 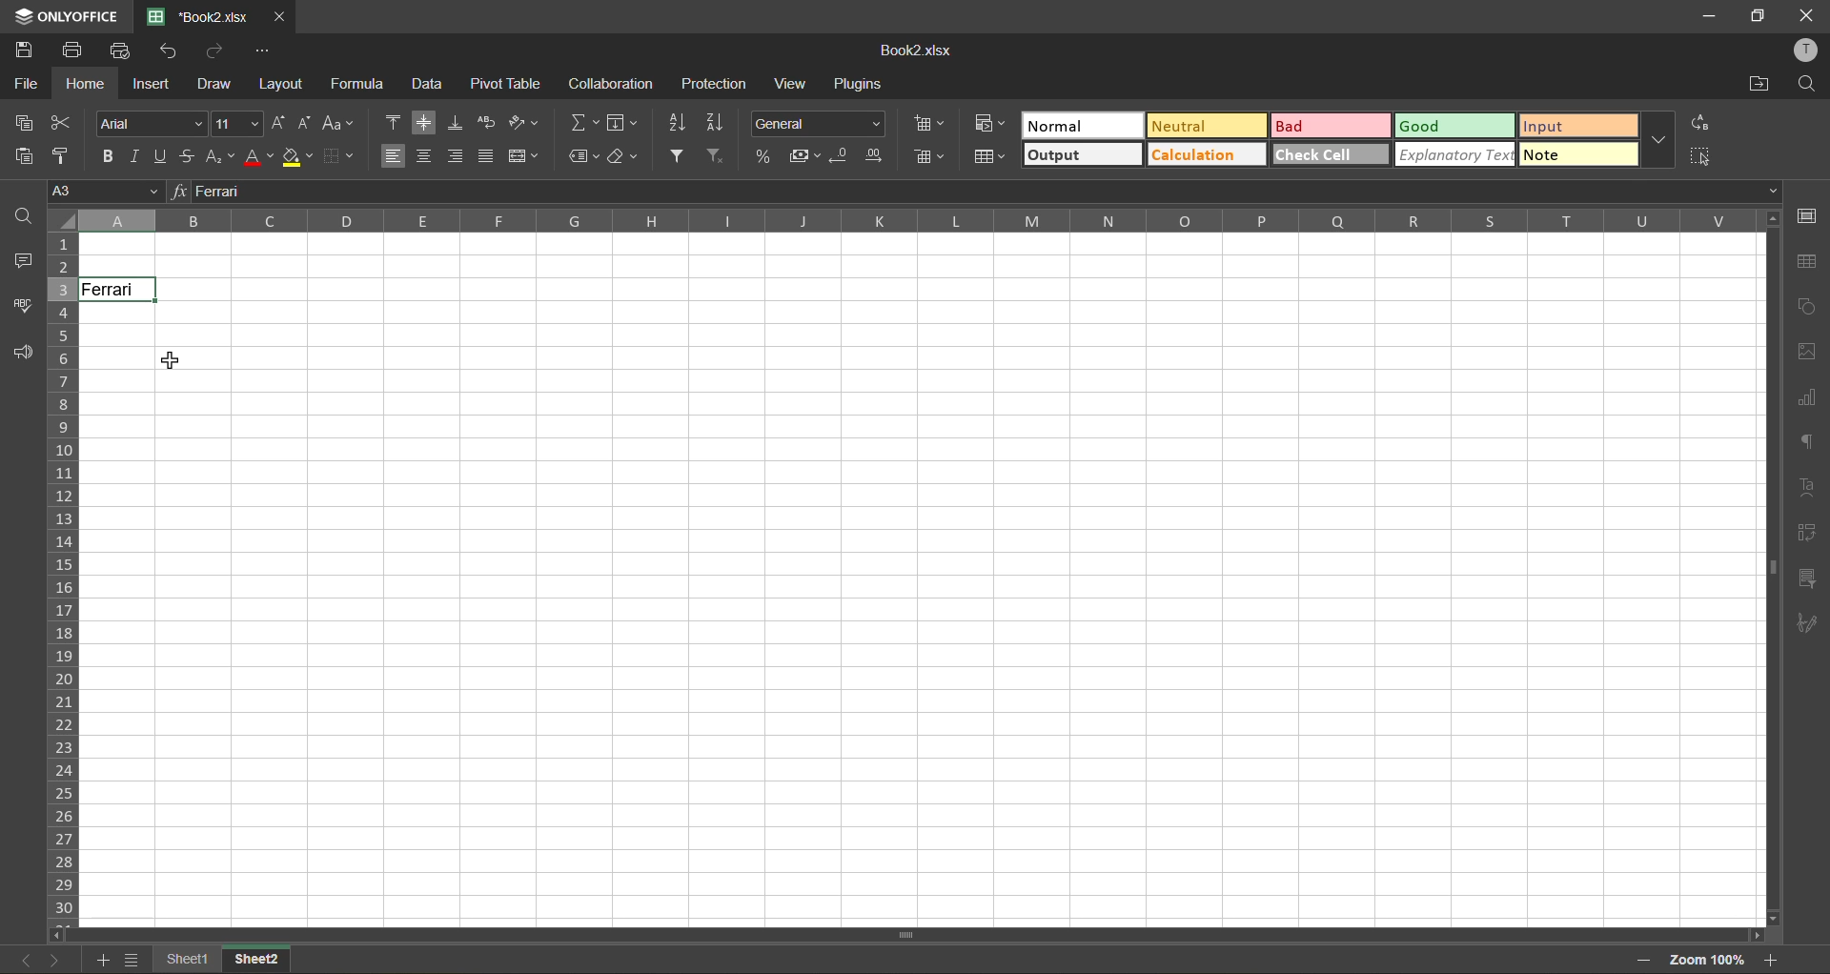 What do you see at coordinates (120, 51) in the screenshot?
I see `quick print` at bounding box center [120, 51].